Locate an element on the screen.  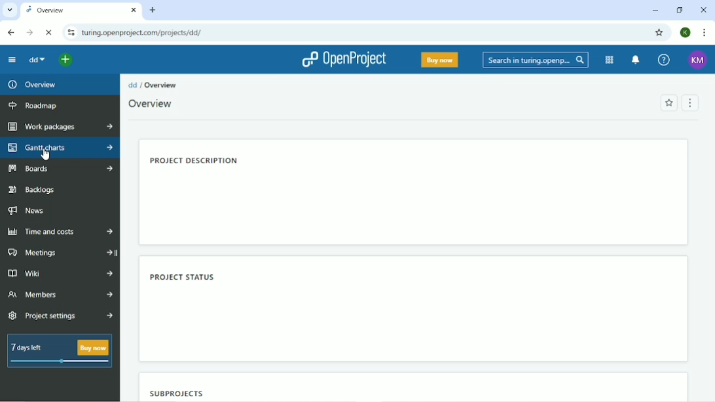
New tab is located at coordinates (153, 10).